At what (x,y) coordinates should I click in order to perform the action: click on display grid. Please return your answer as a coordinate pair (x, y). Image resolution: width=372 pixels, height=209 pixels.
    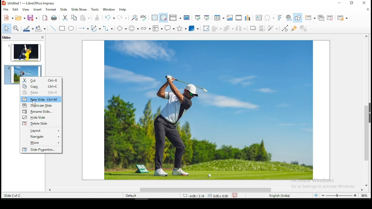
    Looking at the image, I should click on (154, 17).